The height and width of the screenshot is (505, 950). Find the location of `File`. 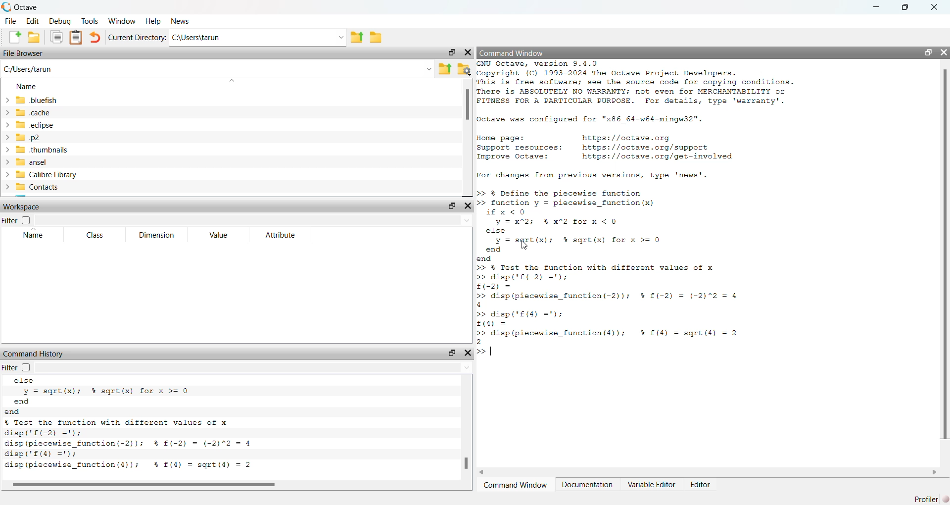

File is located at coordinates (11, 20).